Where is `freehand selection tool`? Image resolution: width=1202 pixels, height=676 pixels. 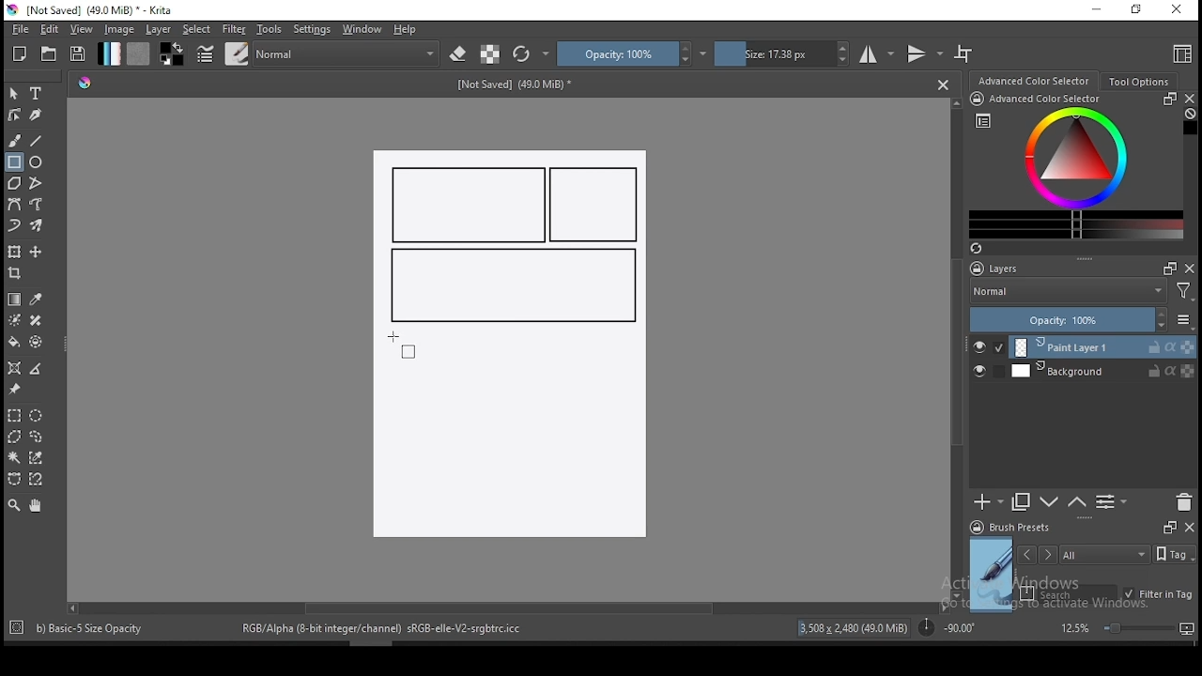
freehand selection tool is located at coordinates (37, 437).